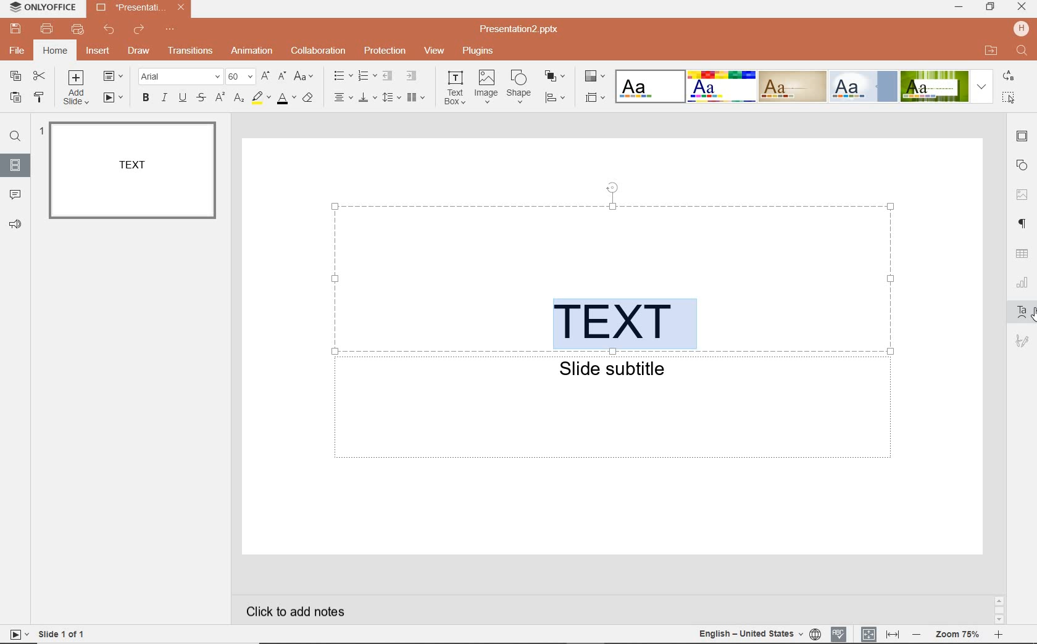 The height and width of the screenshot is (644, 1037). Describe the element at coordinates (40, 77) in the screenshot. I see `CUT` at that location.